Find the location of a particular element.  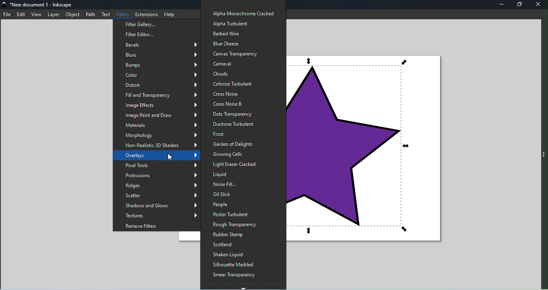

Liquid is located at coordinates (244, 176).